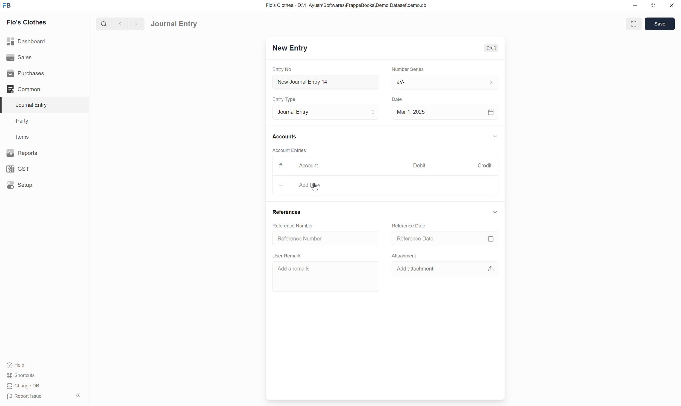 This screenshot has width=681, height=406. Describe the element at coordinates (407, 257) in the screenshot. I see `Attachment` at that location.